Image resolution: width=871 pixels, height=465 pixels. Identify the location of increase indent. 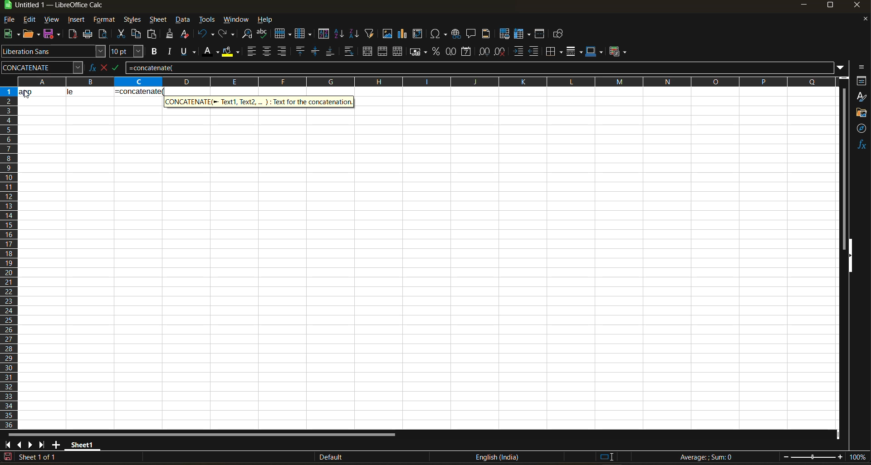
(519, 52).